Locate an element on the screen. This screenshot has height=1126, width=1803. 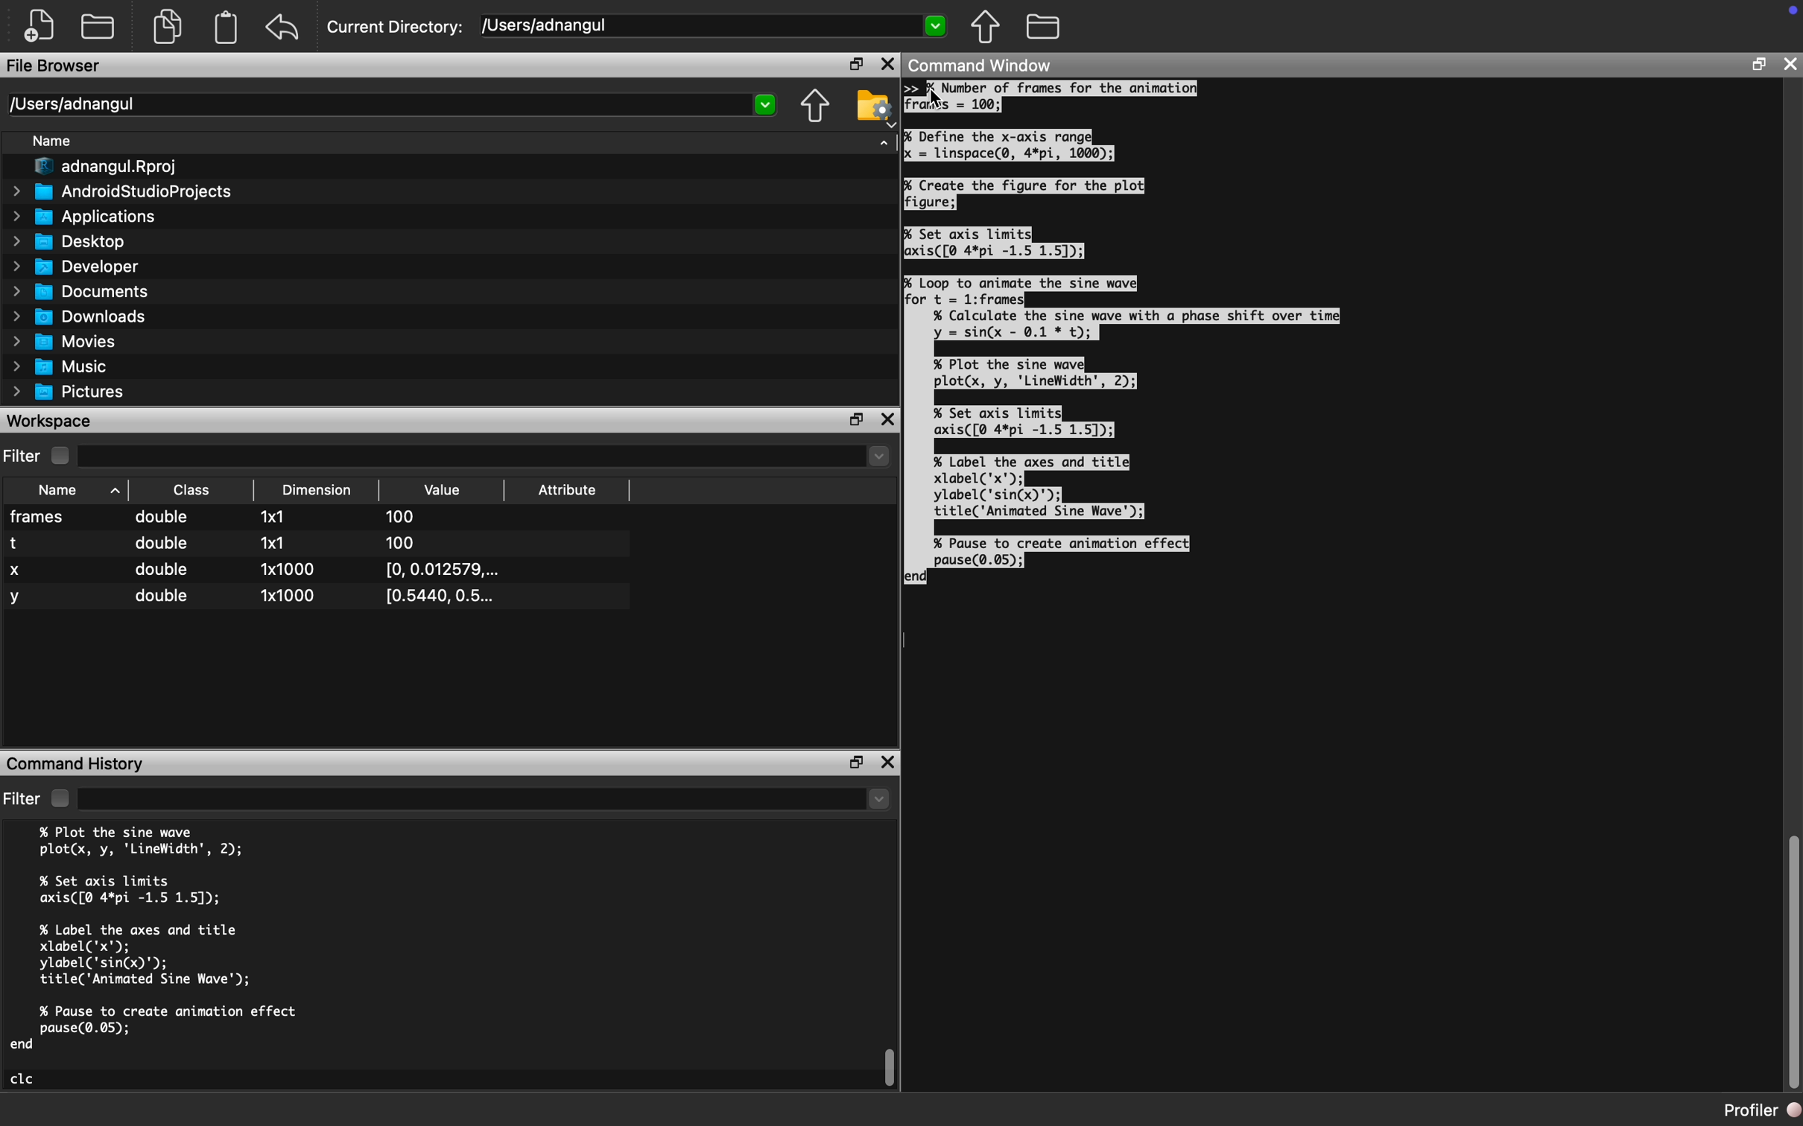
Attribute is located at coordinates (568, 490).